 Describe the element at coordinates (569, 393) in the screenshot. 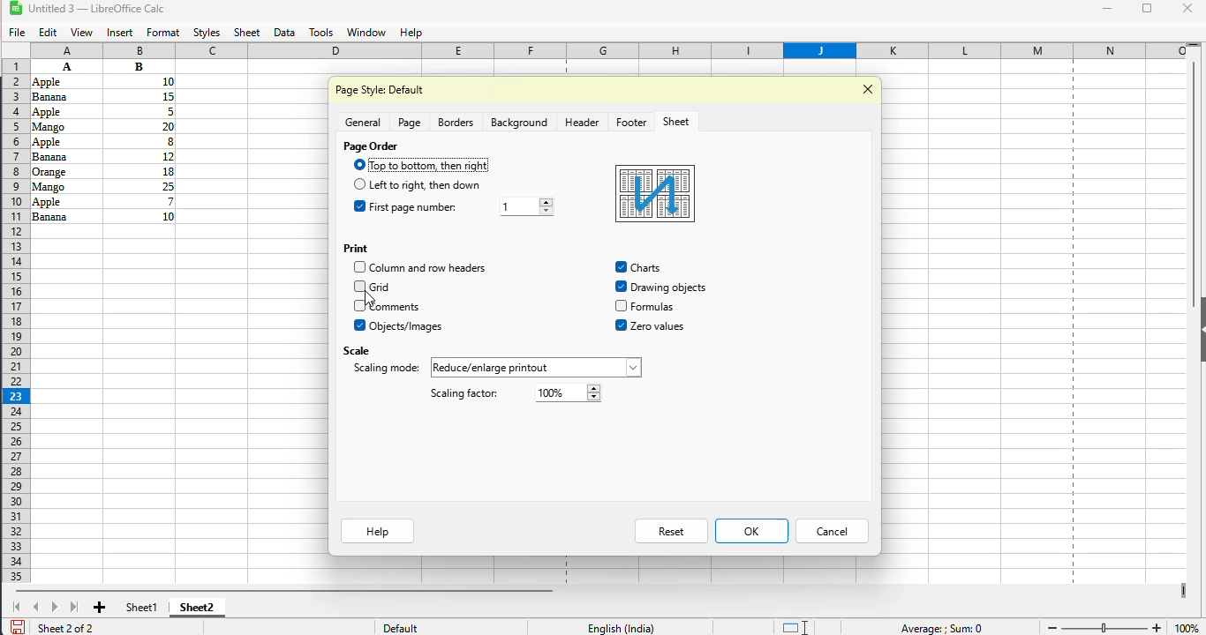

I see `` at that location.